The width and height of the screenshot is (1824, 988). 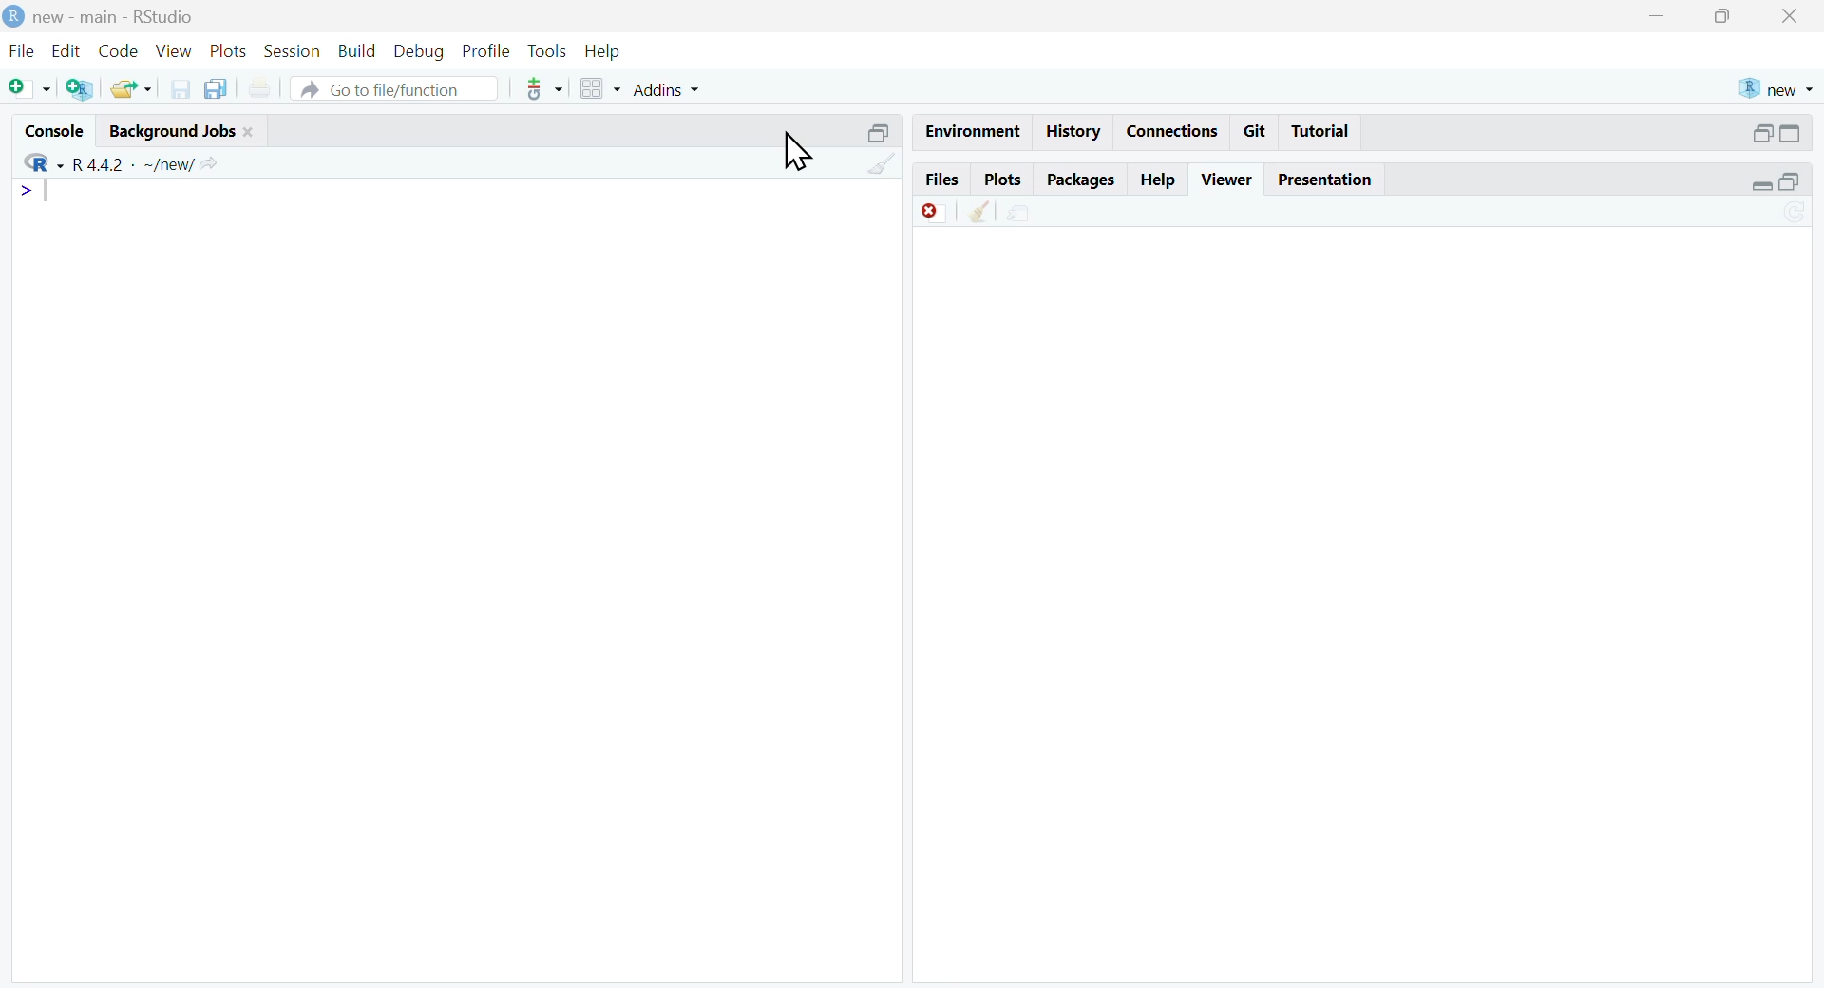 I want to click on session, so click(x=294, y=50).